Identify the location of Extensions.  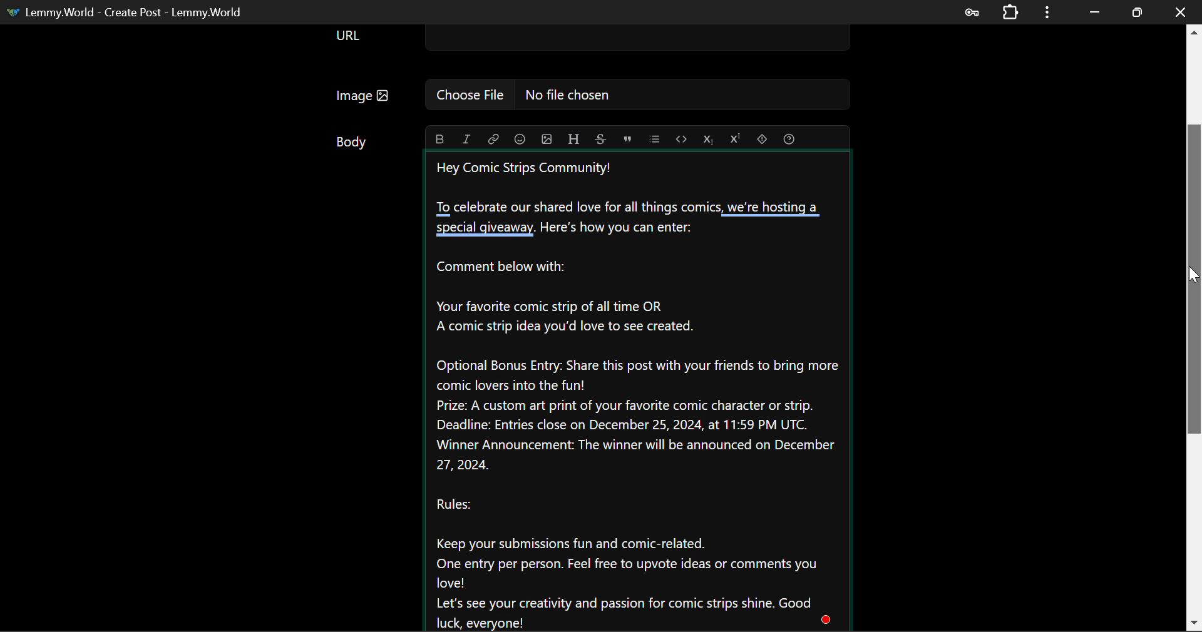
(1010, 12).